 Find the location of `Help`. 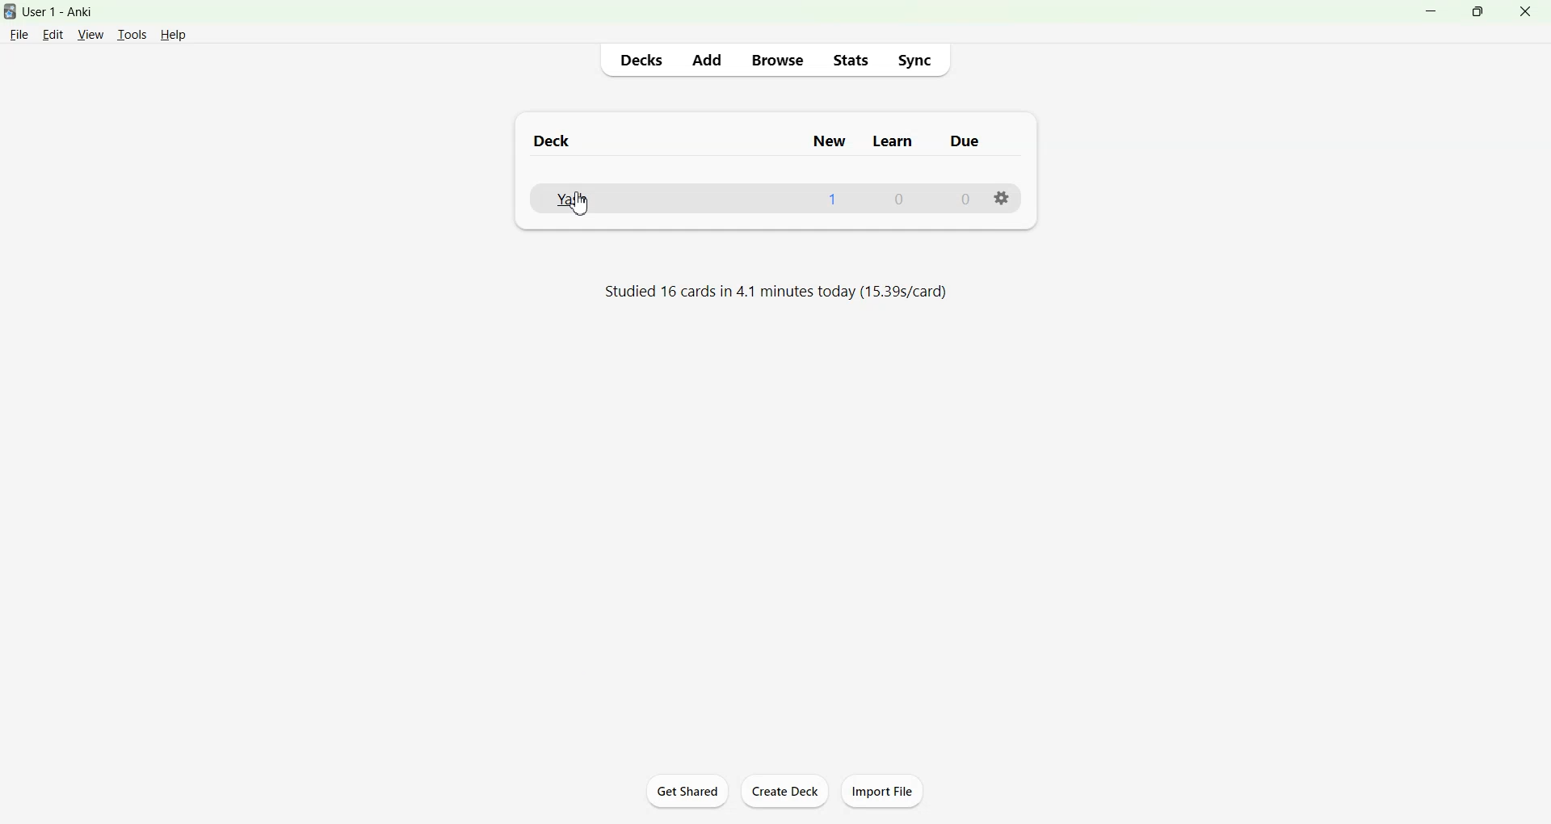

Help is located at coordinates (174, 35).